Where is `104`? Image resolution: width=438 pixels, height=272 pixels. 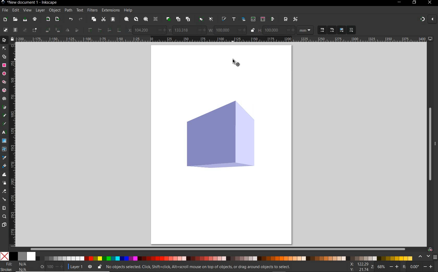 104 is located at coordinates (145, 30).